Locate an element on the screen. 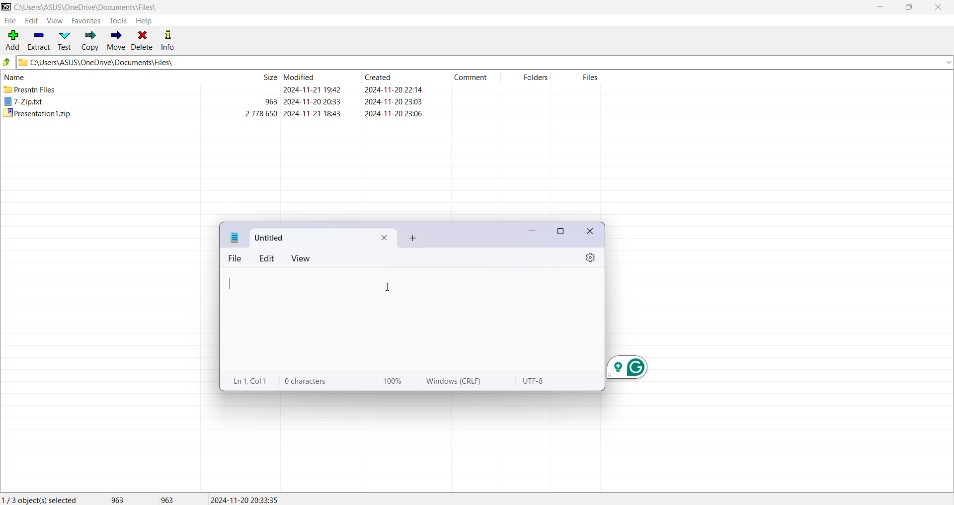 The width and height of the screenshot is (954, 505). folders is located at coordinates (536, 77).